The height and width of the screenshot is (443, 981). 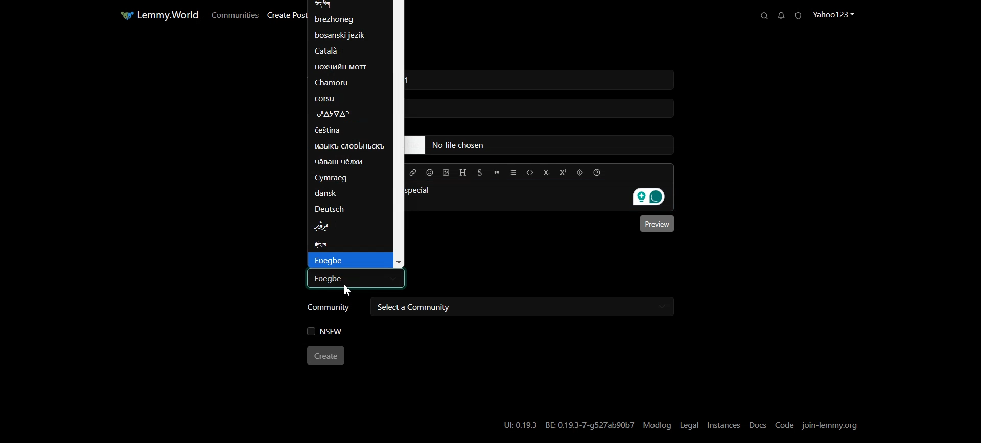 I want to click on Text, so click(x=354, y=278).